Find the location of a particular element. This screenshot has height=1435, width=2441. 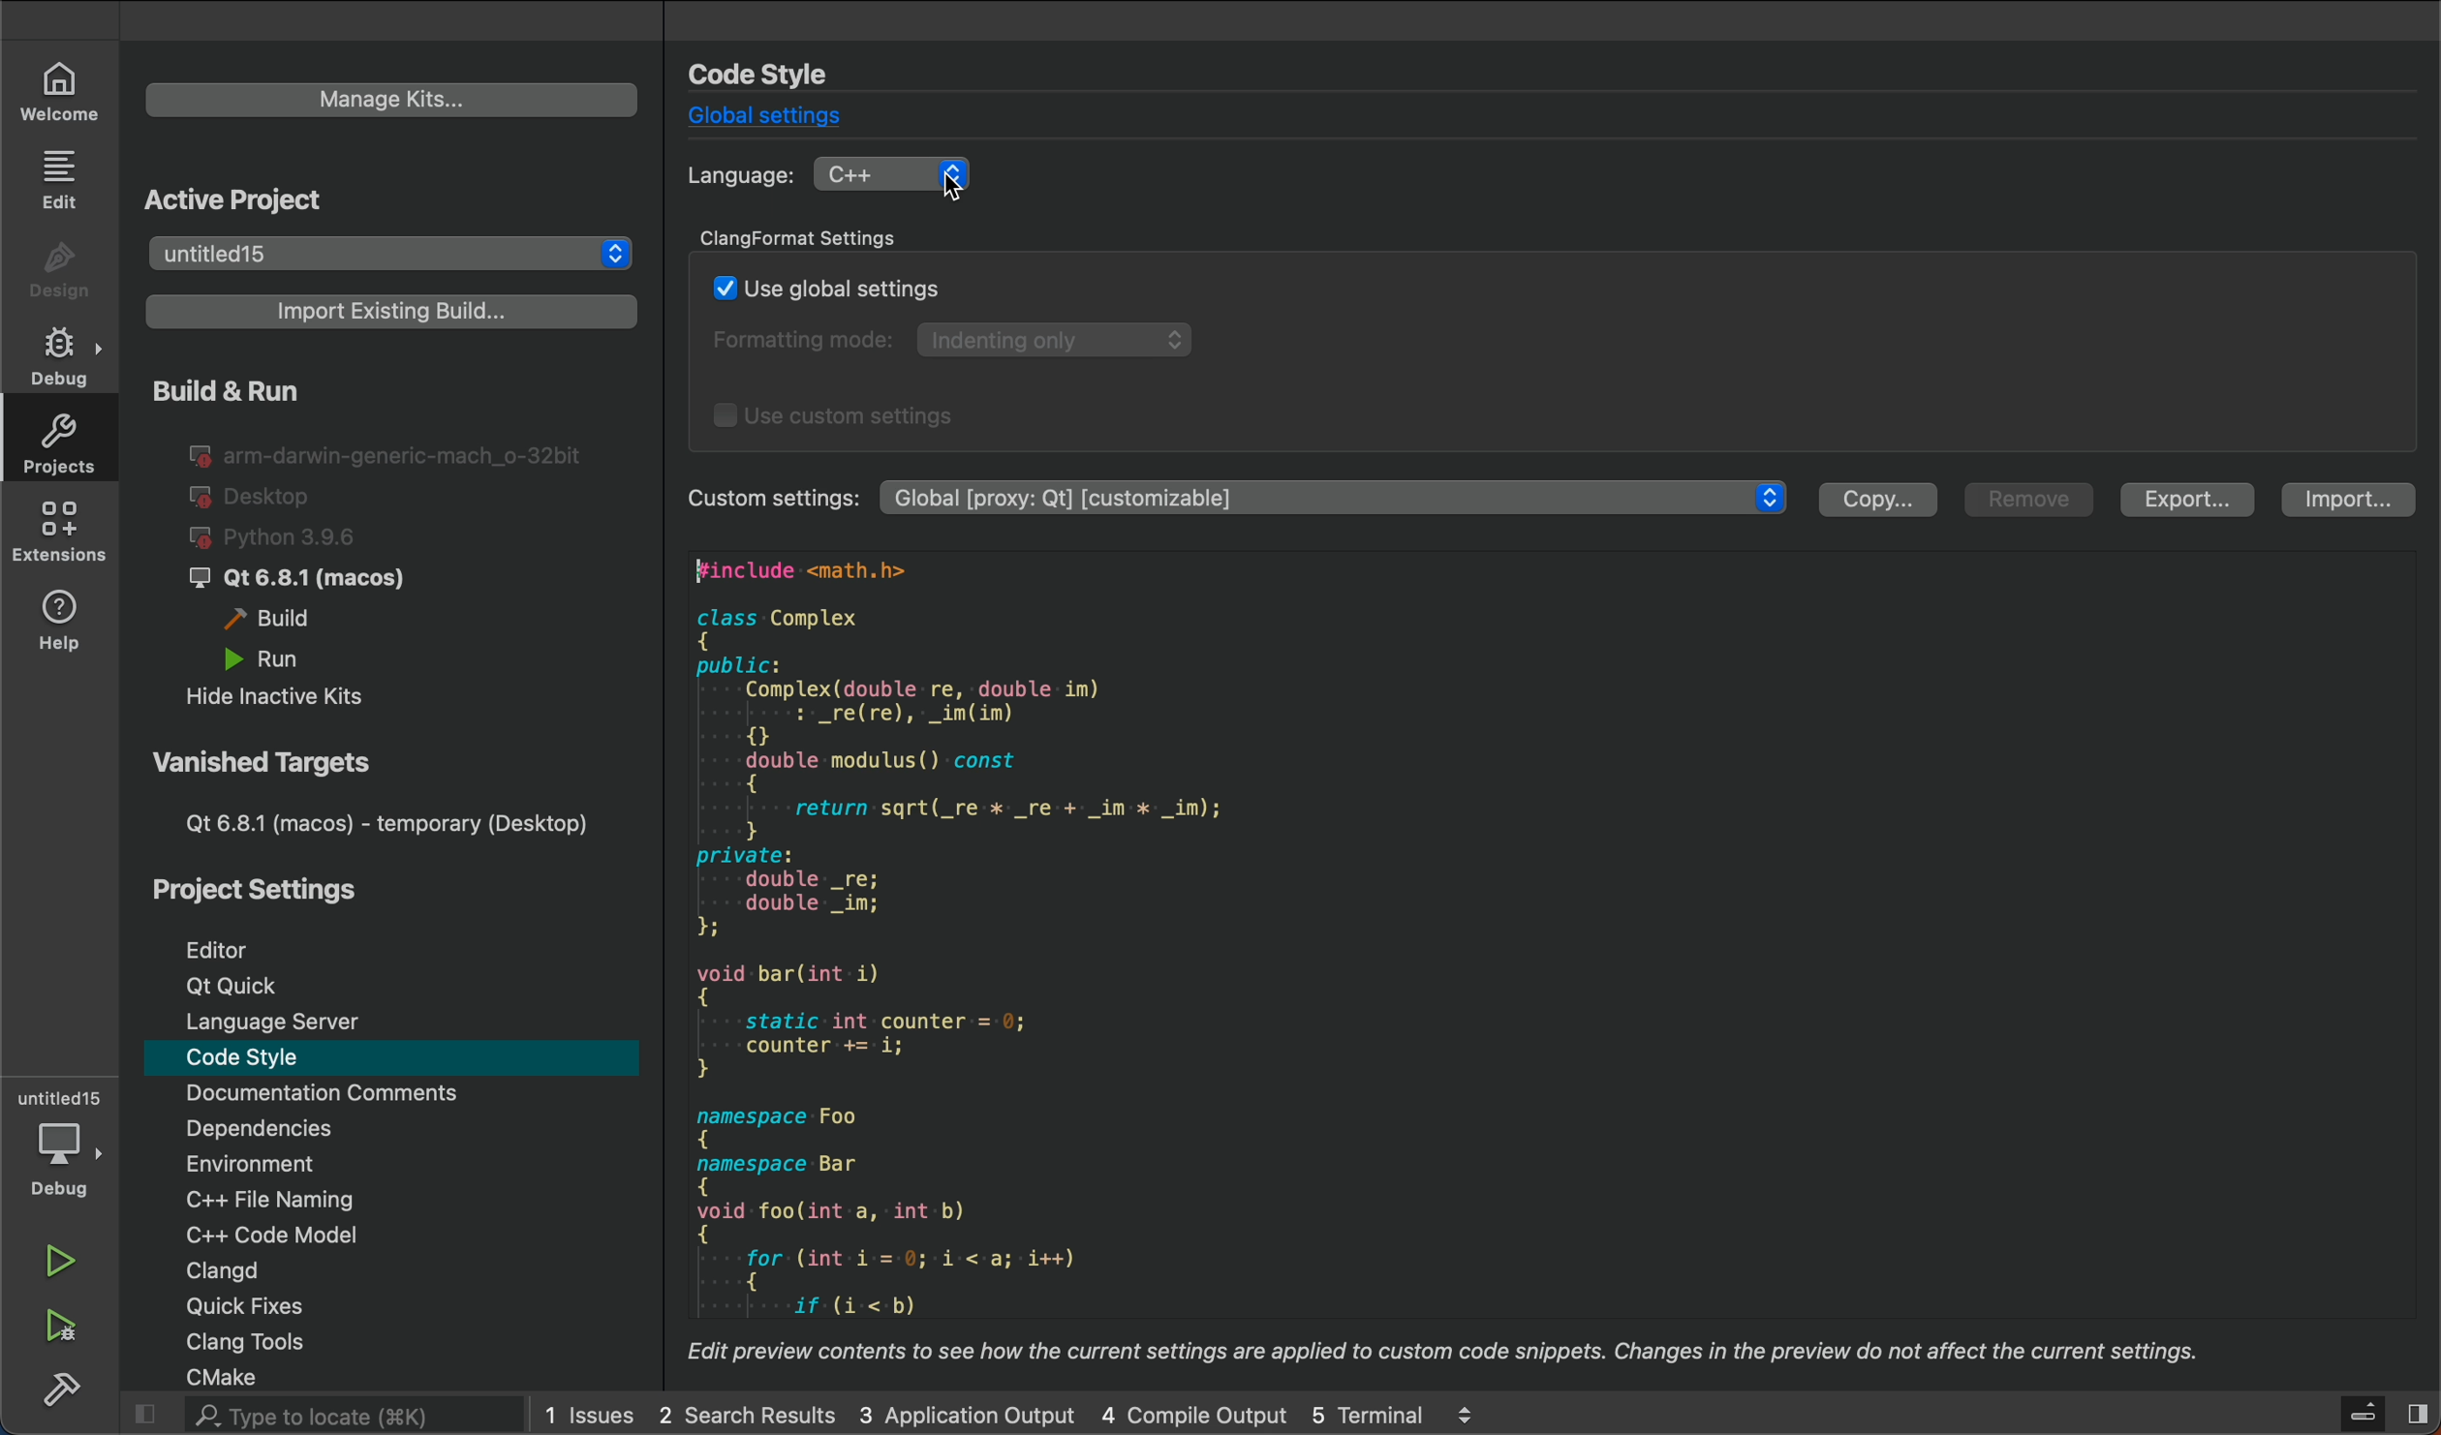

project select is located at coordinates (392, 256).